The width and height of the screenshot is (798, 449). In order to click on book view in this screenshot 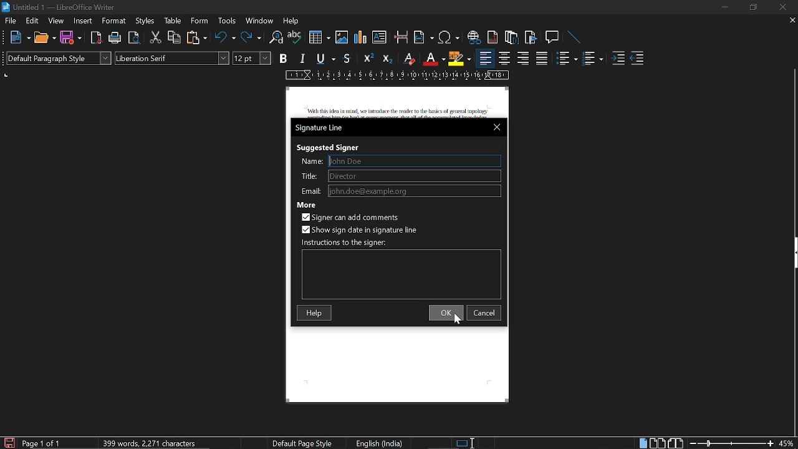, I will do `click(675, 443)`.